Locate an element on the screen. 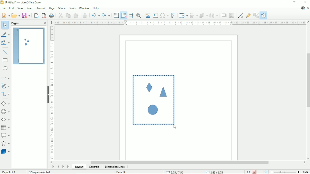 This screenshot has width=310, height=174. Distribute is located at coordinates (214, 15).